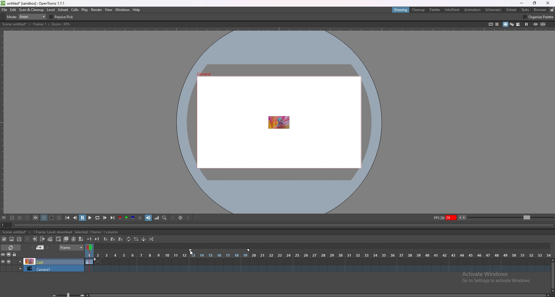  What do you see at coordinates (62, 17) in the screenshot?
I see `passive pick` at bounding box center [62, 17].